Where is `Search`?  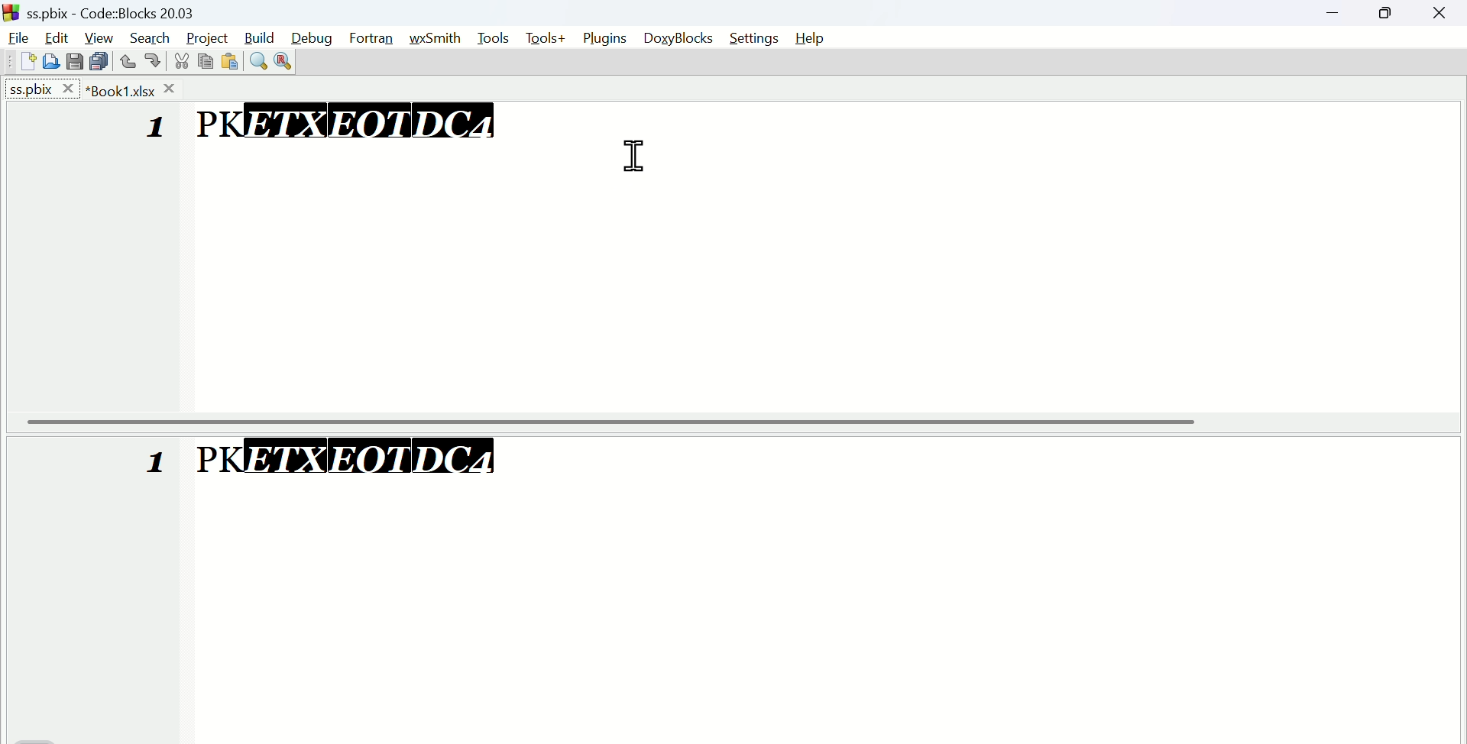
Search is located at coordinates (150, 36).